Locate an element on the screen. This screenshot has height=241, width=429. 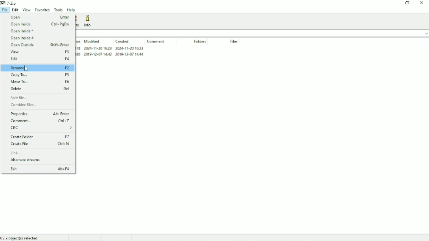
Files is located at coordinates (234, 42).